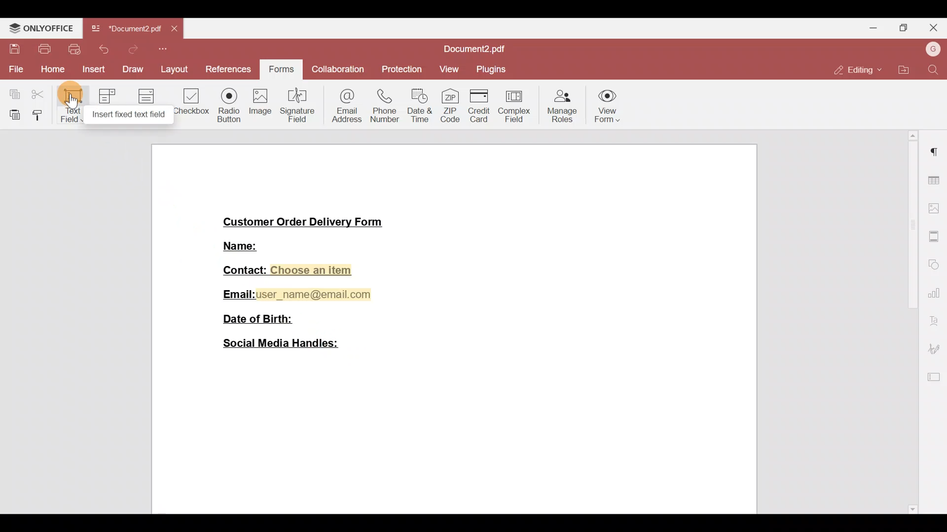  I want to click on Insert, so click(92, 70).